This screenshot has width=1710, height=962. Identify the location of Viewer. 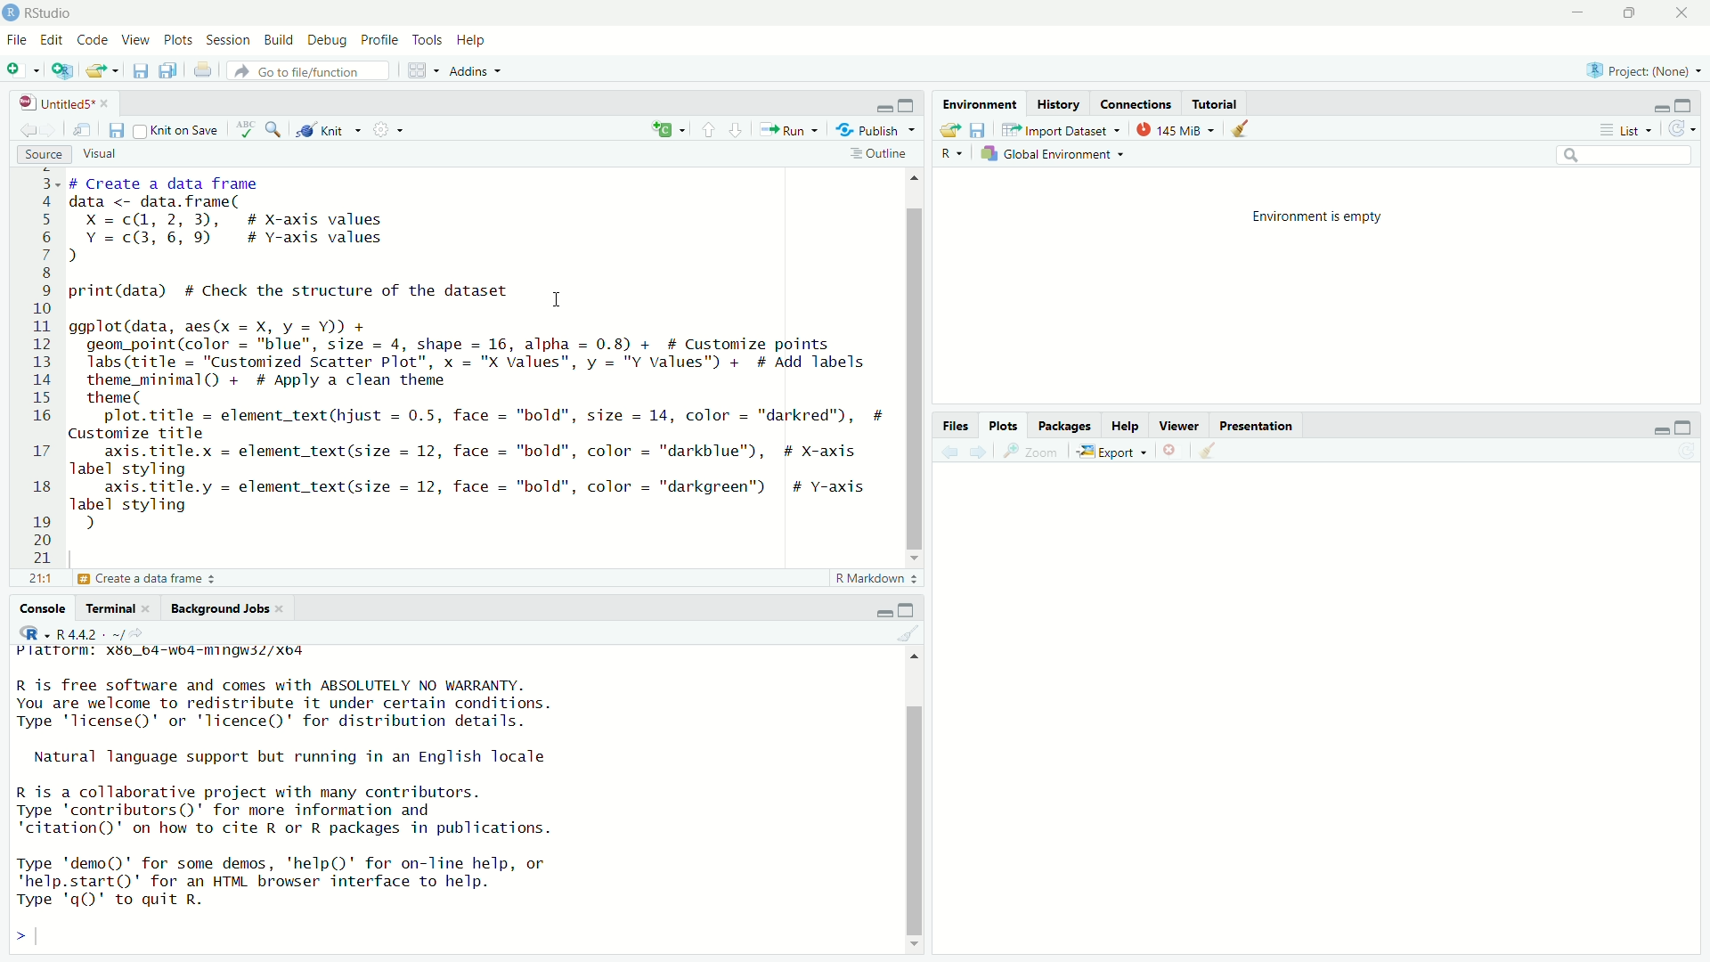
(1177, 428).